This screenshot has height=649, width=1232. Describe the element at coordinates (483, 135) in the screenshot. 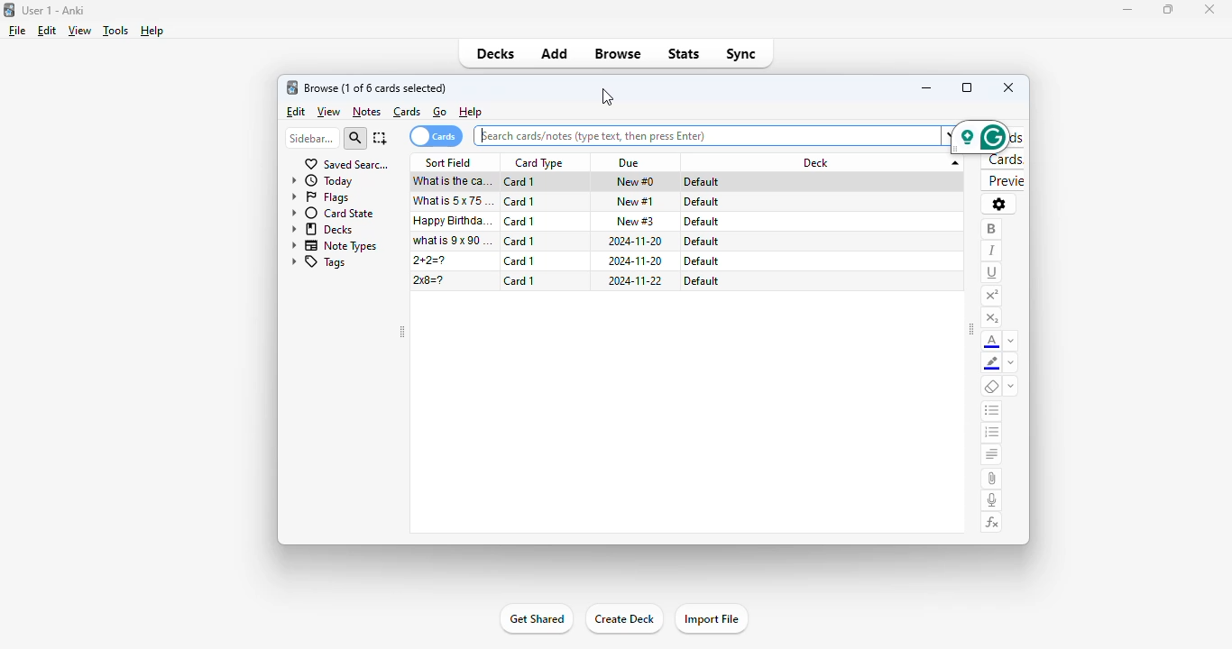

I see `typing` at that location.